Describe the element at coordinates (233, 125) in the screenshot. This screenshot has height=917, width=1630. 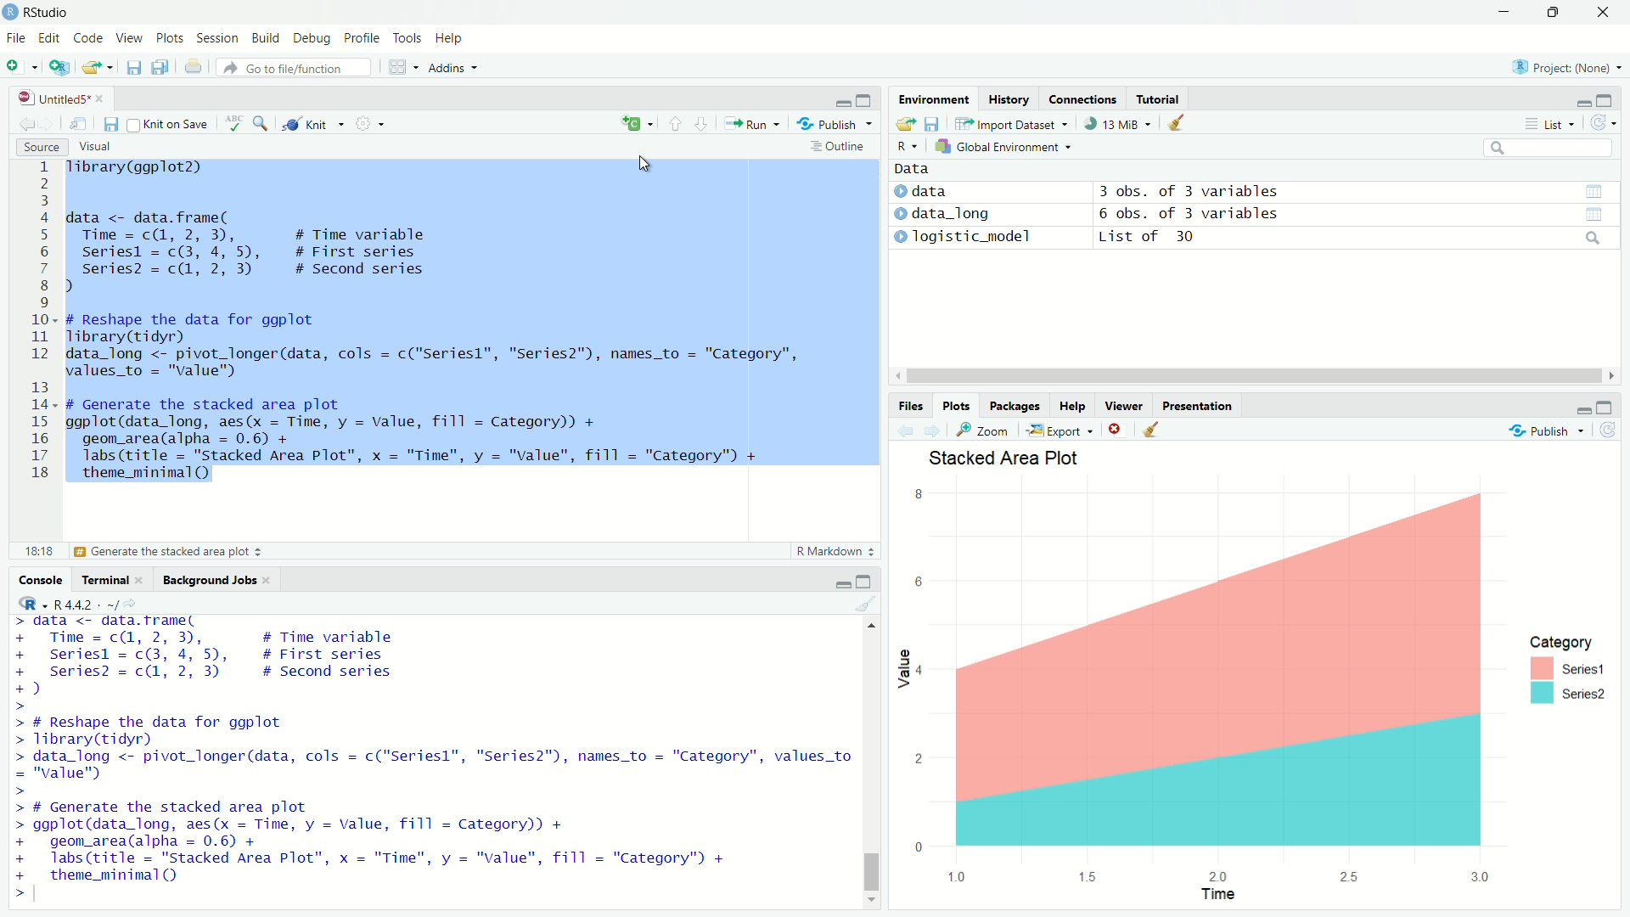
I see `abc` at that location.